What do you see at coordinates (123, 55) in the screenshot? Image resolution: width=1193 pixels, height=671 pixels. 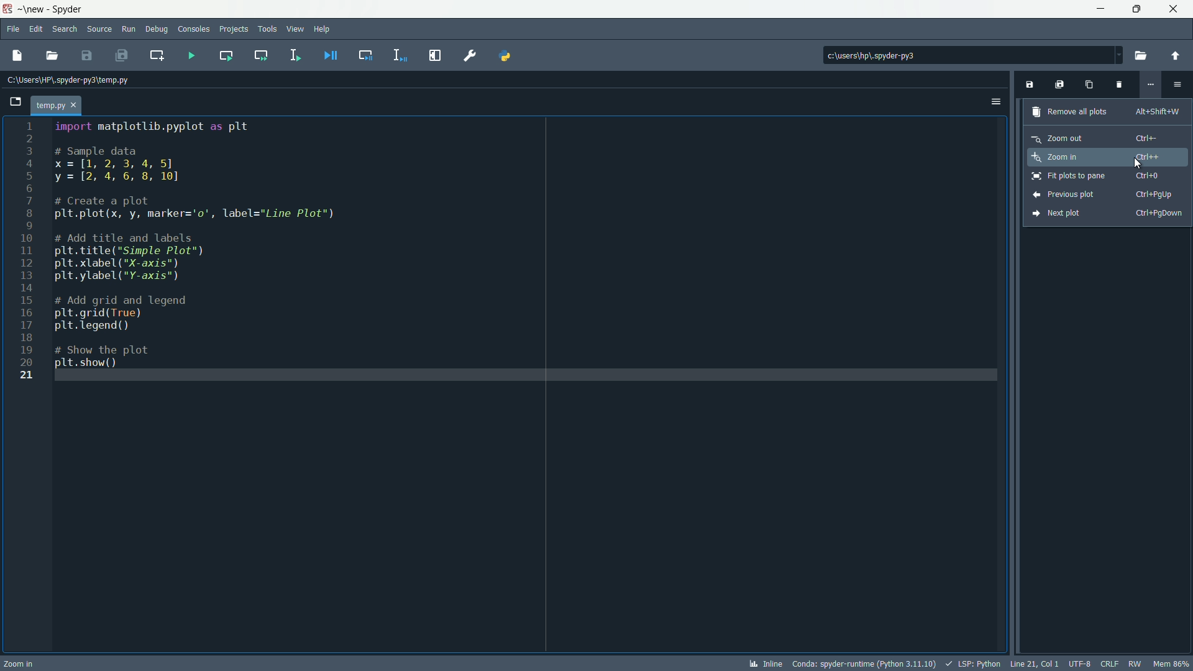 I see `save all files ` at bounding box center [123, 55].